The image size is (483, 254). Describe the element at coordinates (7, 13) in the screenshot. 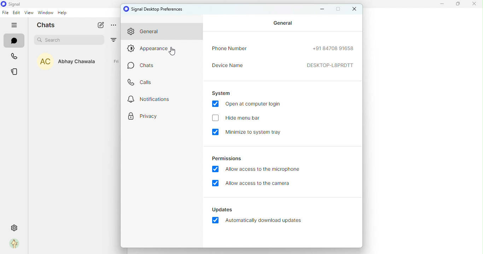

I see `file` at that location.